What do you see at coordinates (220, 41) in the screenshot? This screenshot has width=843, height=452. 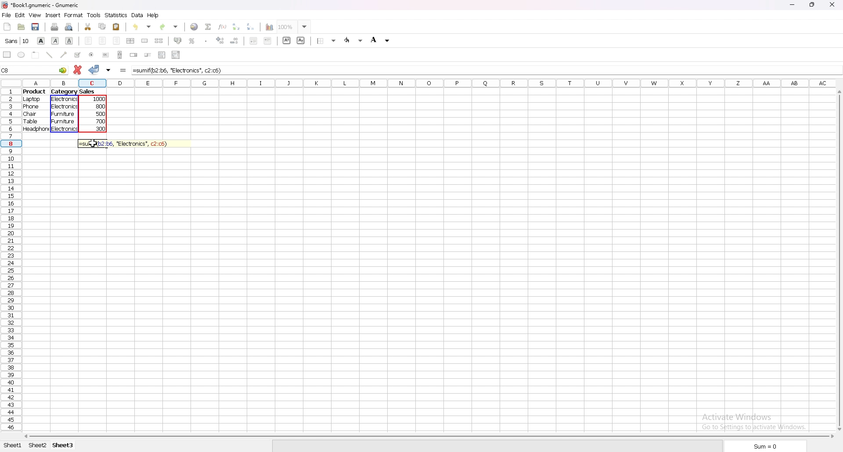 I see `increase decimal` at bounding box center [220, 41].